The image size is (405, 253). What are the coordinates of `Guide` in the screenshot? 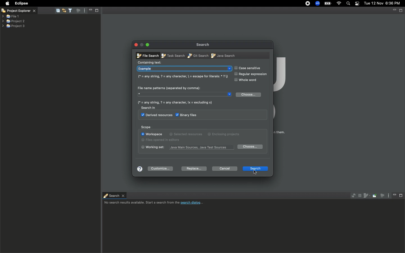 It's located at (183, 76).